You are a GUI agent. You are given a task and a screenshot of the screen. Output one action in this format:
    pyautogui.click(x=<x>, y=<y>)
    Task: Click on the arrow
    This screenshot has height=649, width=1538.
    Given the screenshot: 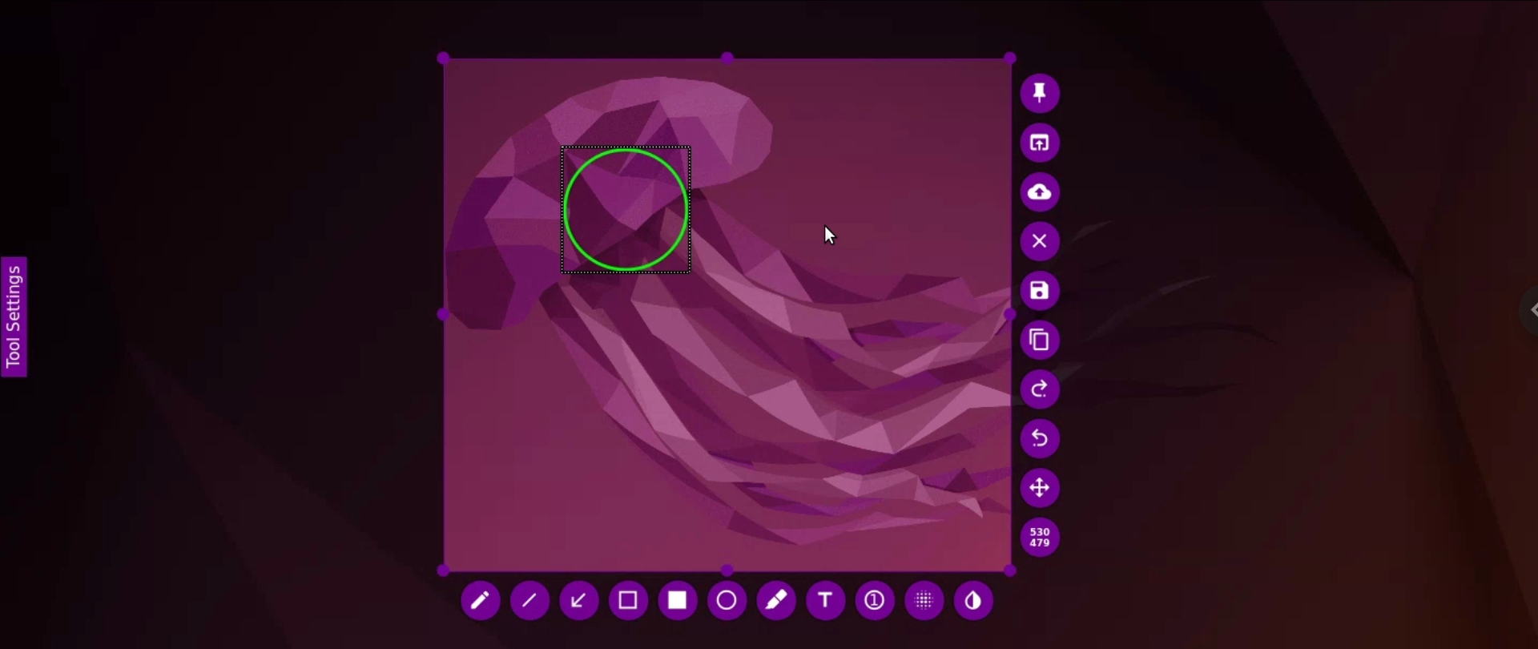 What is the action you would take?
    pyautogui.click(x=582, y=600)
    